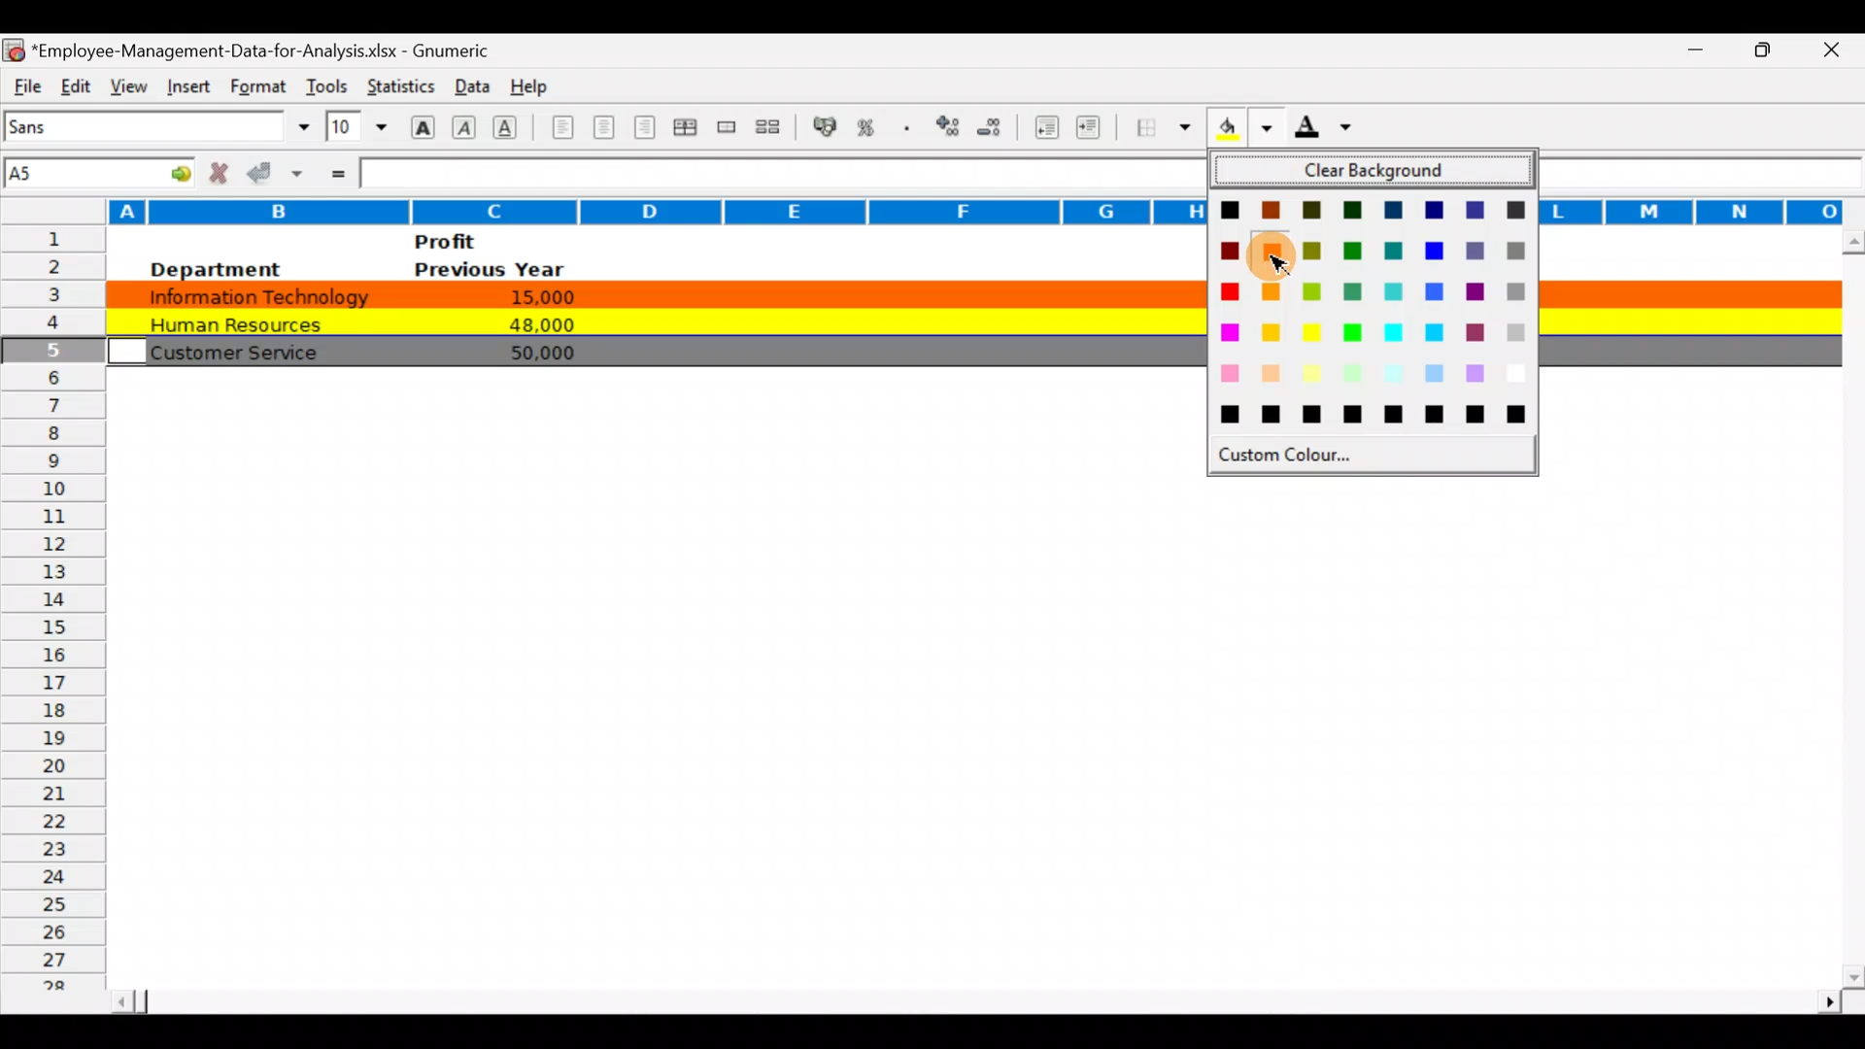 The width and height of the screenshot is (1865, 1049). I want to click on Help, so click(530, 83).